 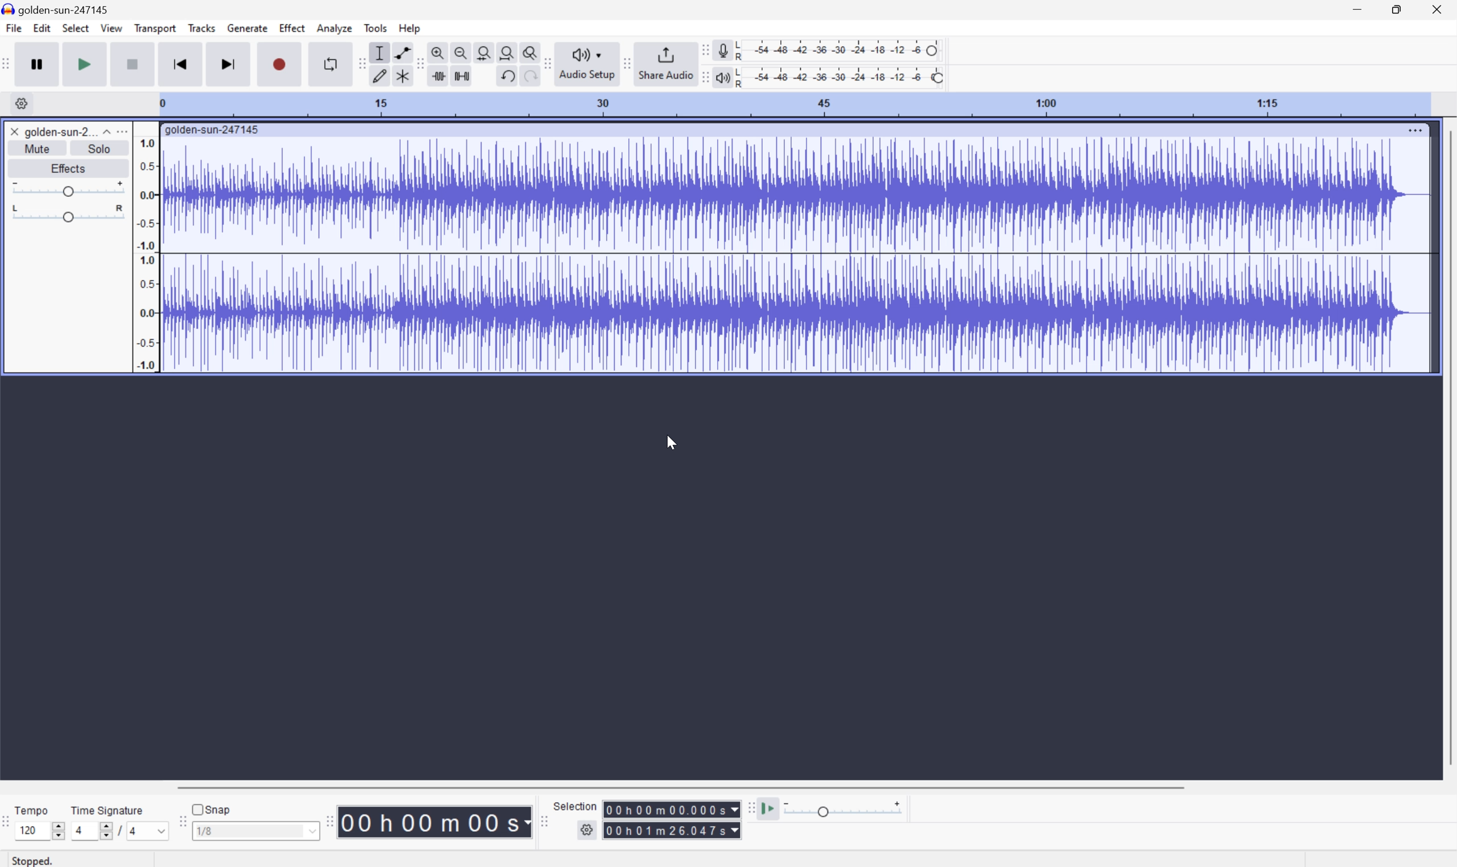 I want to click on 1/8, so click(x=255, y=830).